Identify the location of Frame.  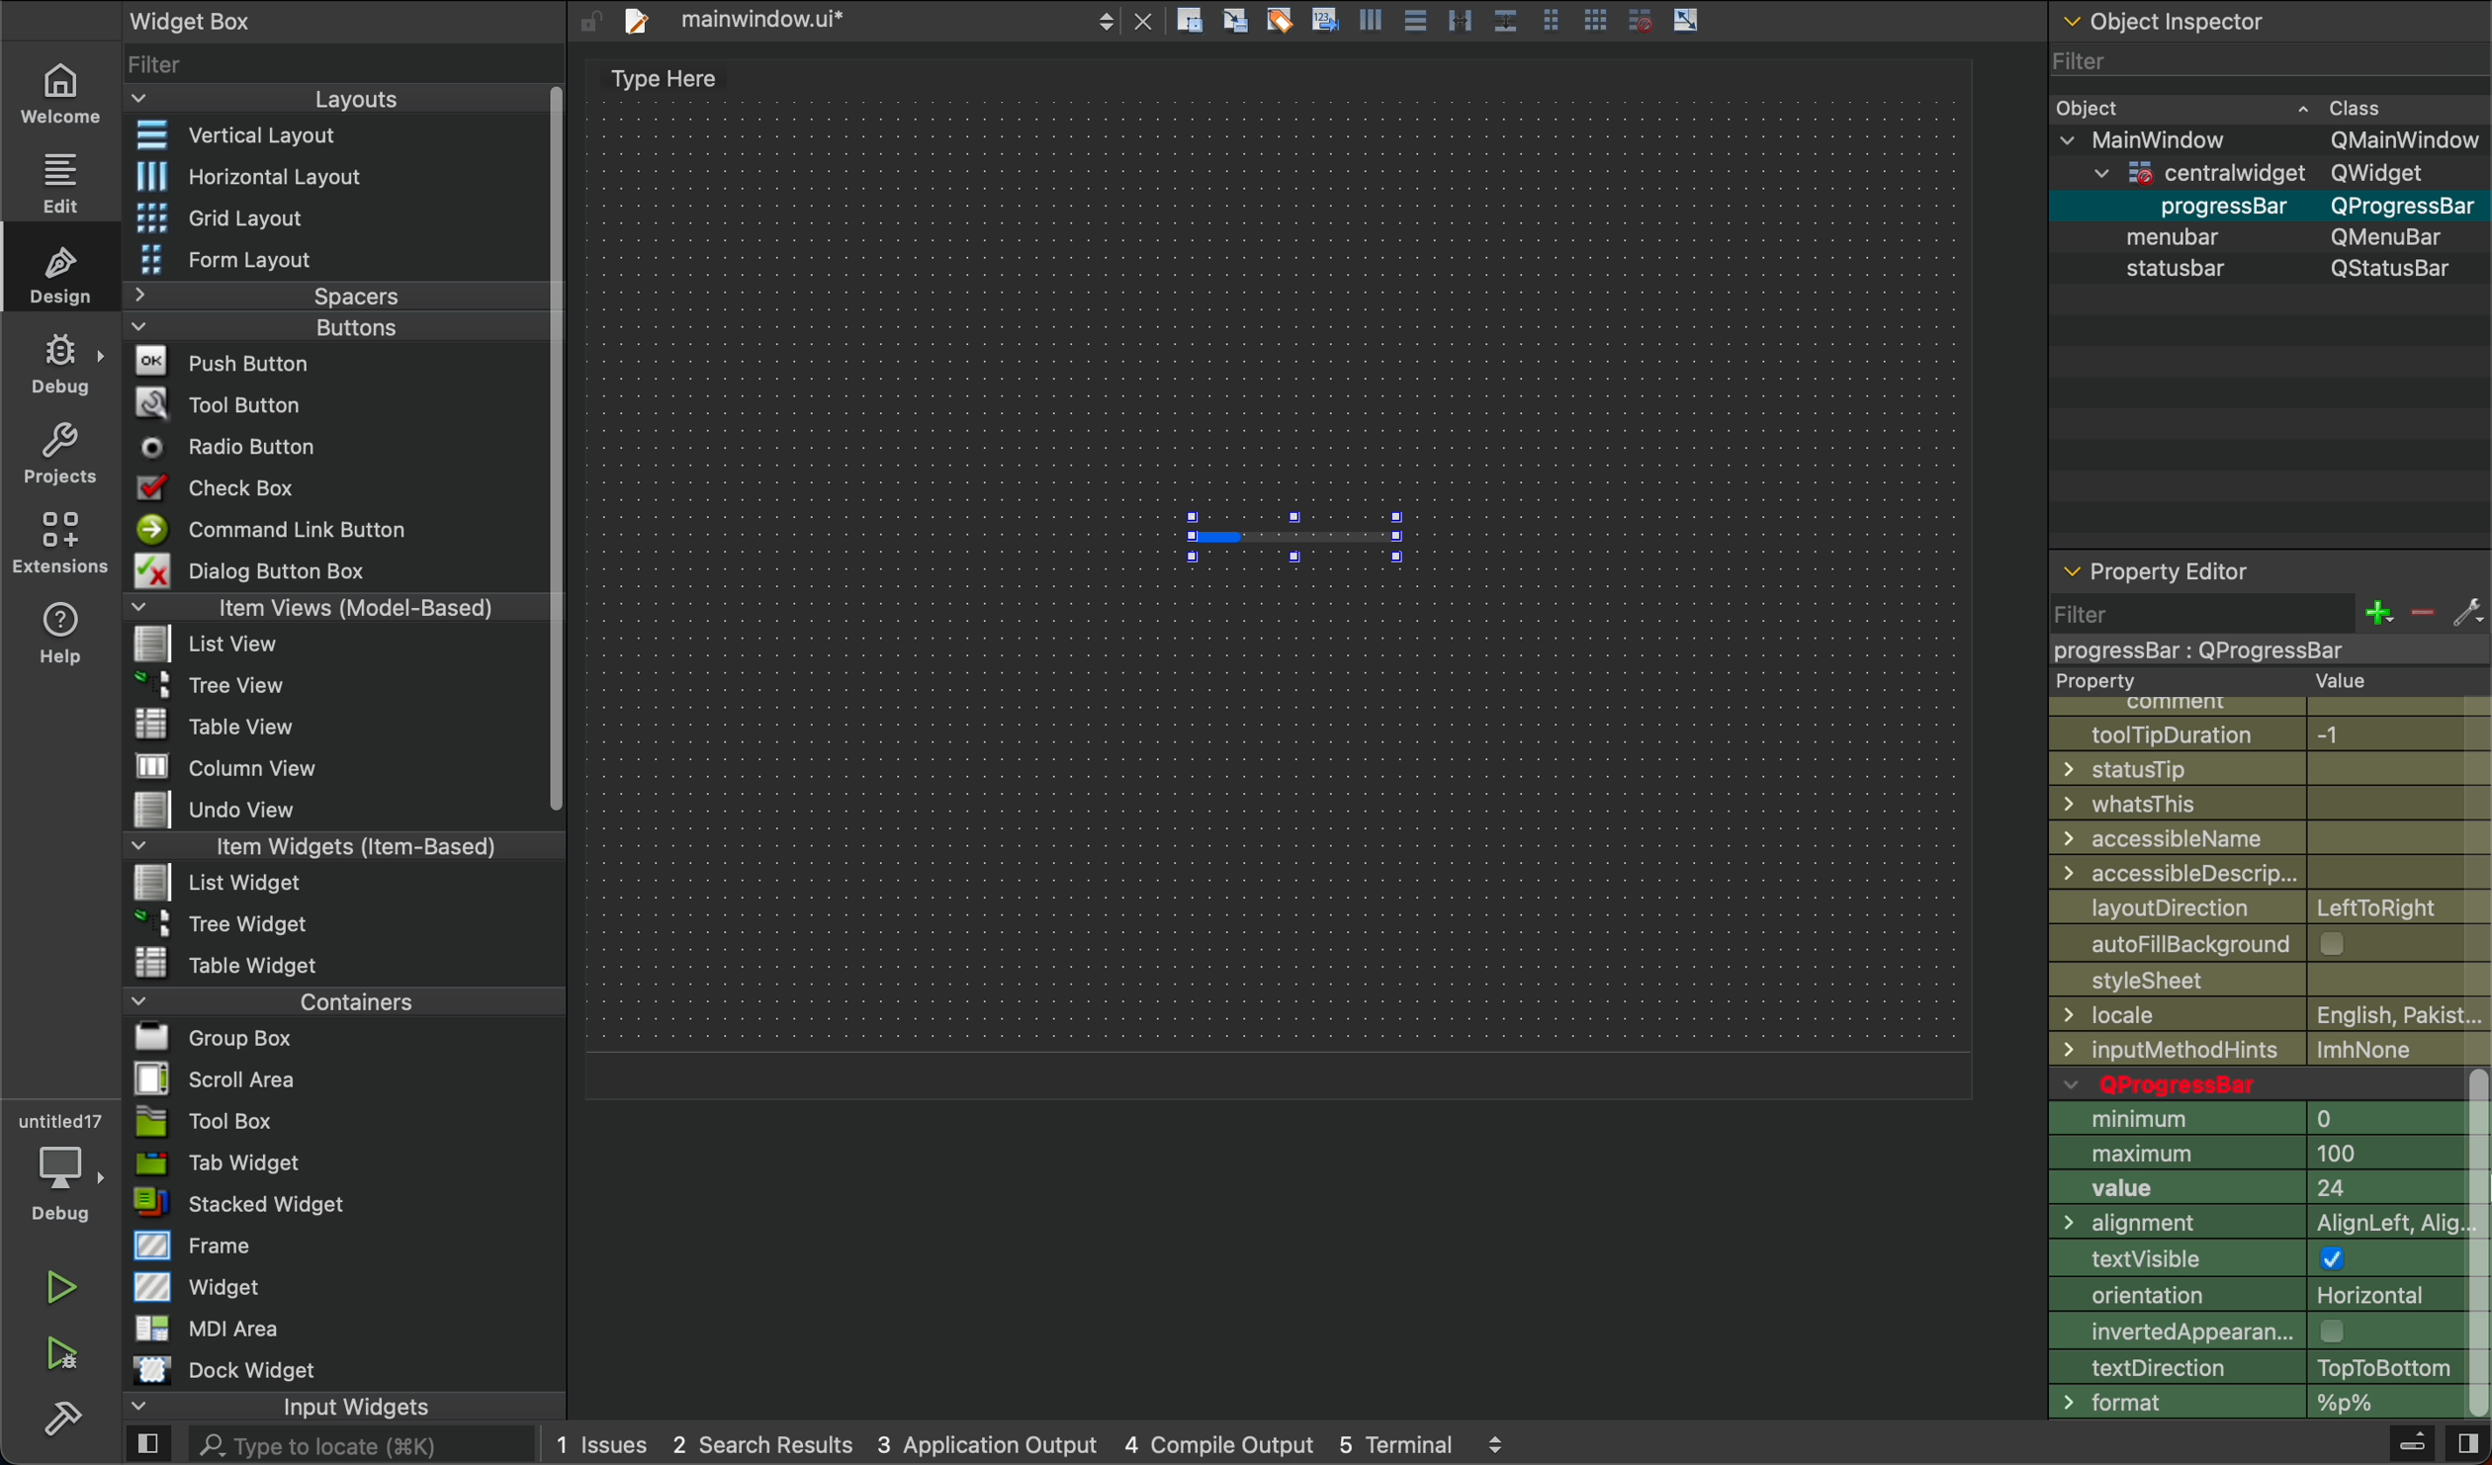
(195, 1245).